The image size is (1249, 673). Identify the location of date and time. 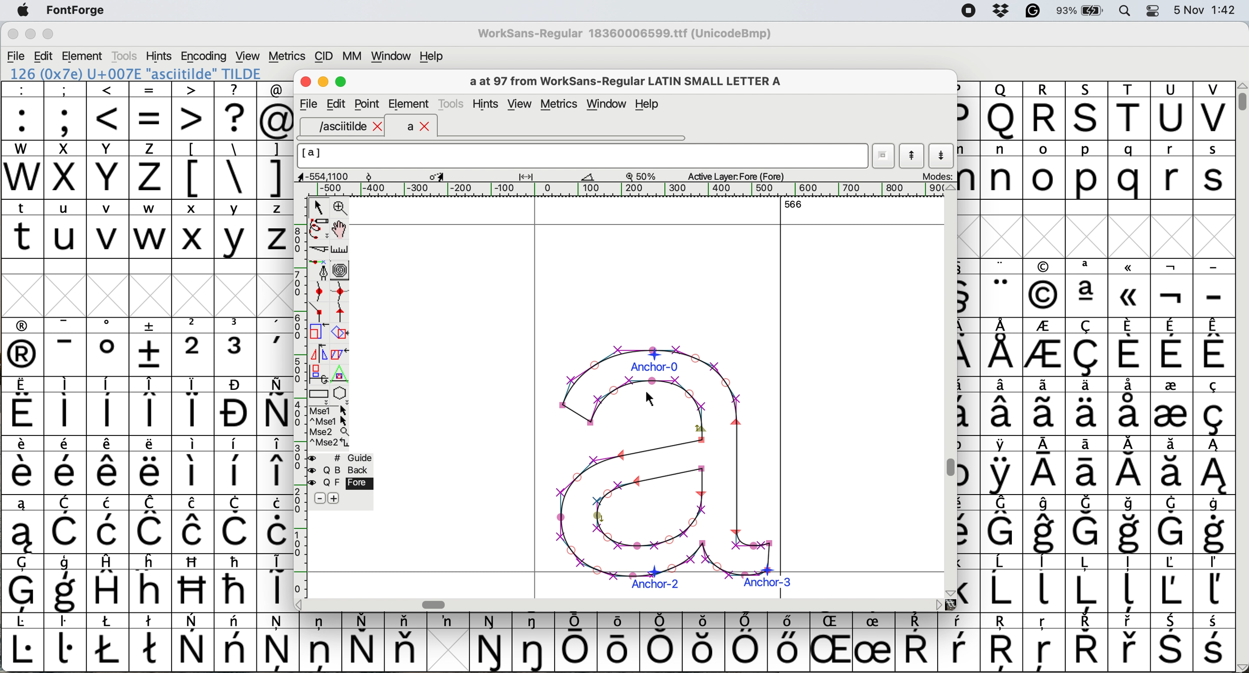
(1205, 9).